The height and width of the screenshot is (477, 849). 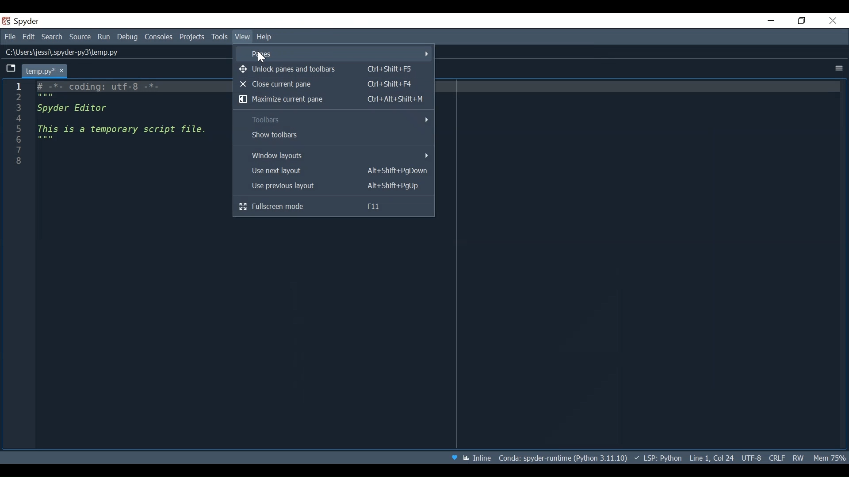 I want to click on Panes, so click(x=333, y=53).